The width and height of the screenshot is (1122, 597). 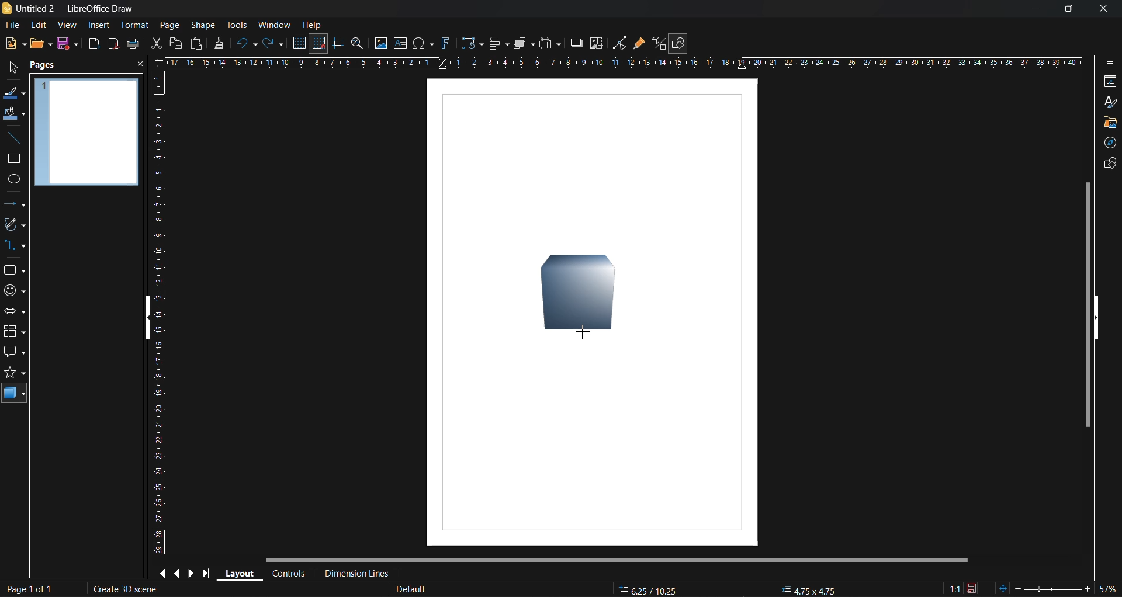 I want to click on pages, so click(x=46, y=65).